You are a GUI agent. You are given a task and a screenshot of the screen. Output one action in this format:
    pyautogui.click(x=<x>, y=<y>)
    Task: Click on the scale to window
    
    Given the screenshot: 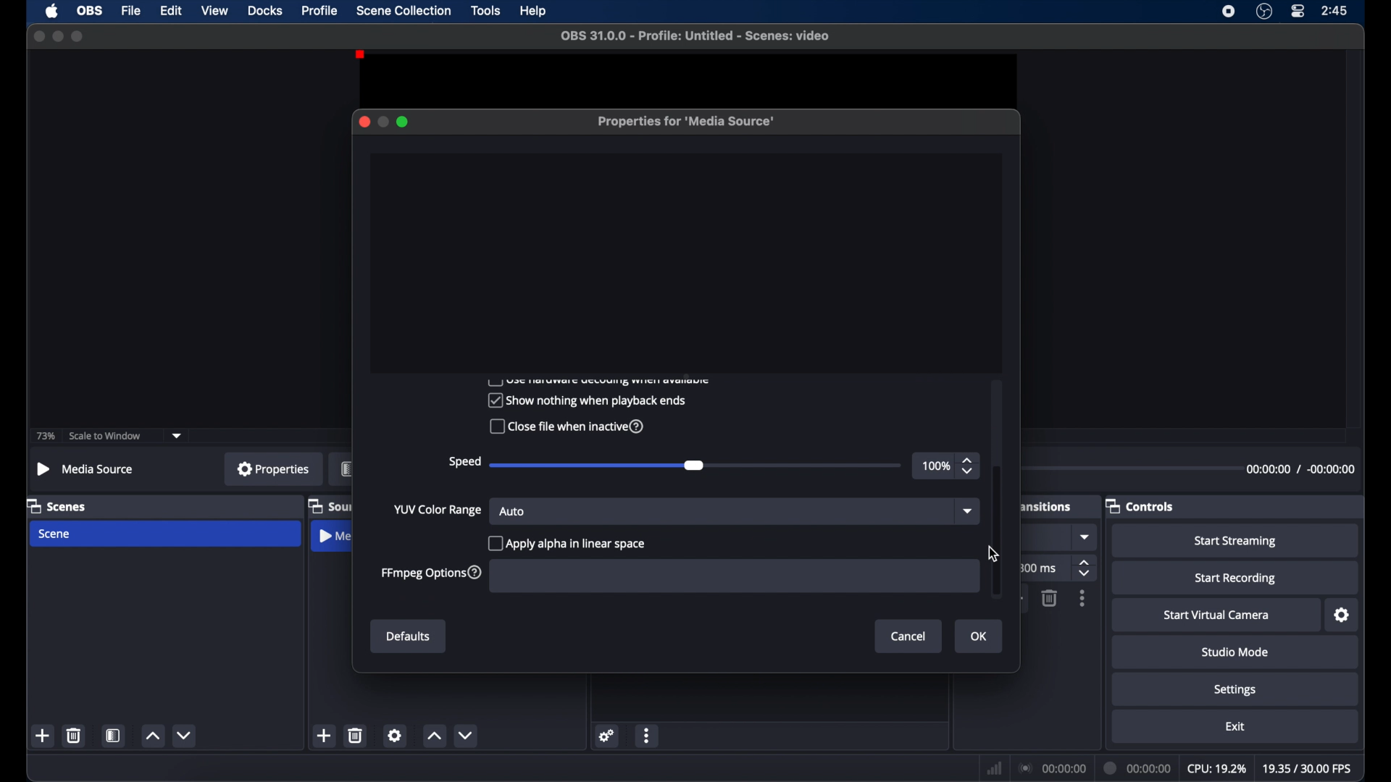 What is the action you would take?
    pyautogui.click(x=107, y=436)
    